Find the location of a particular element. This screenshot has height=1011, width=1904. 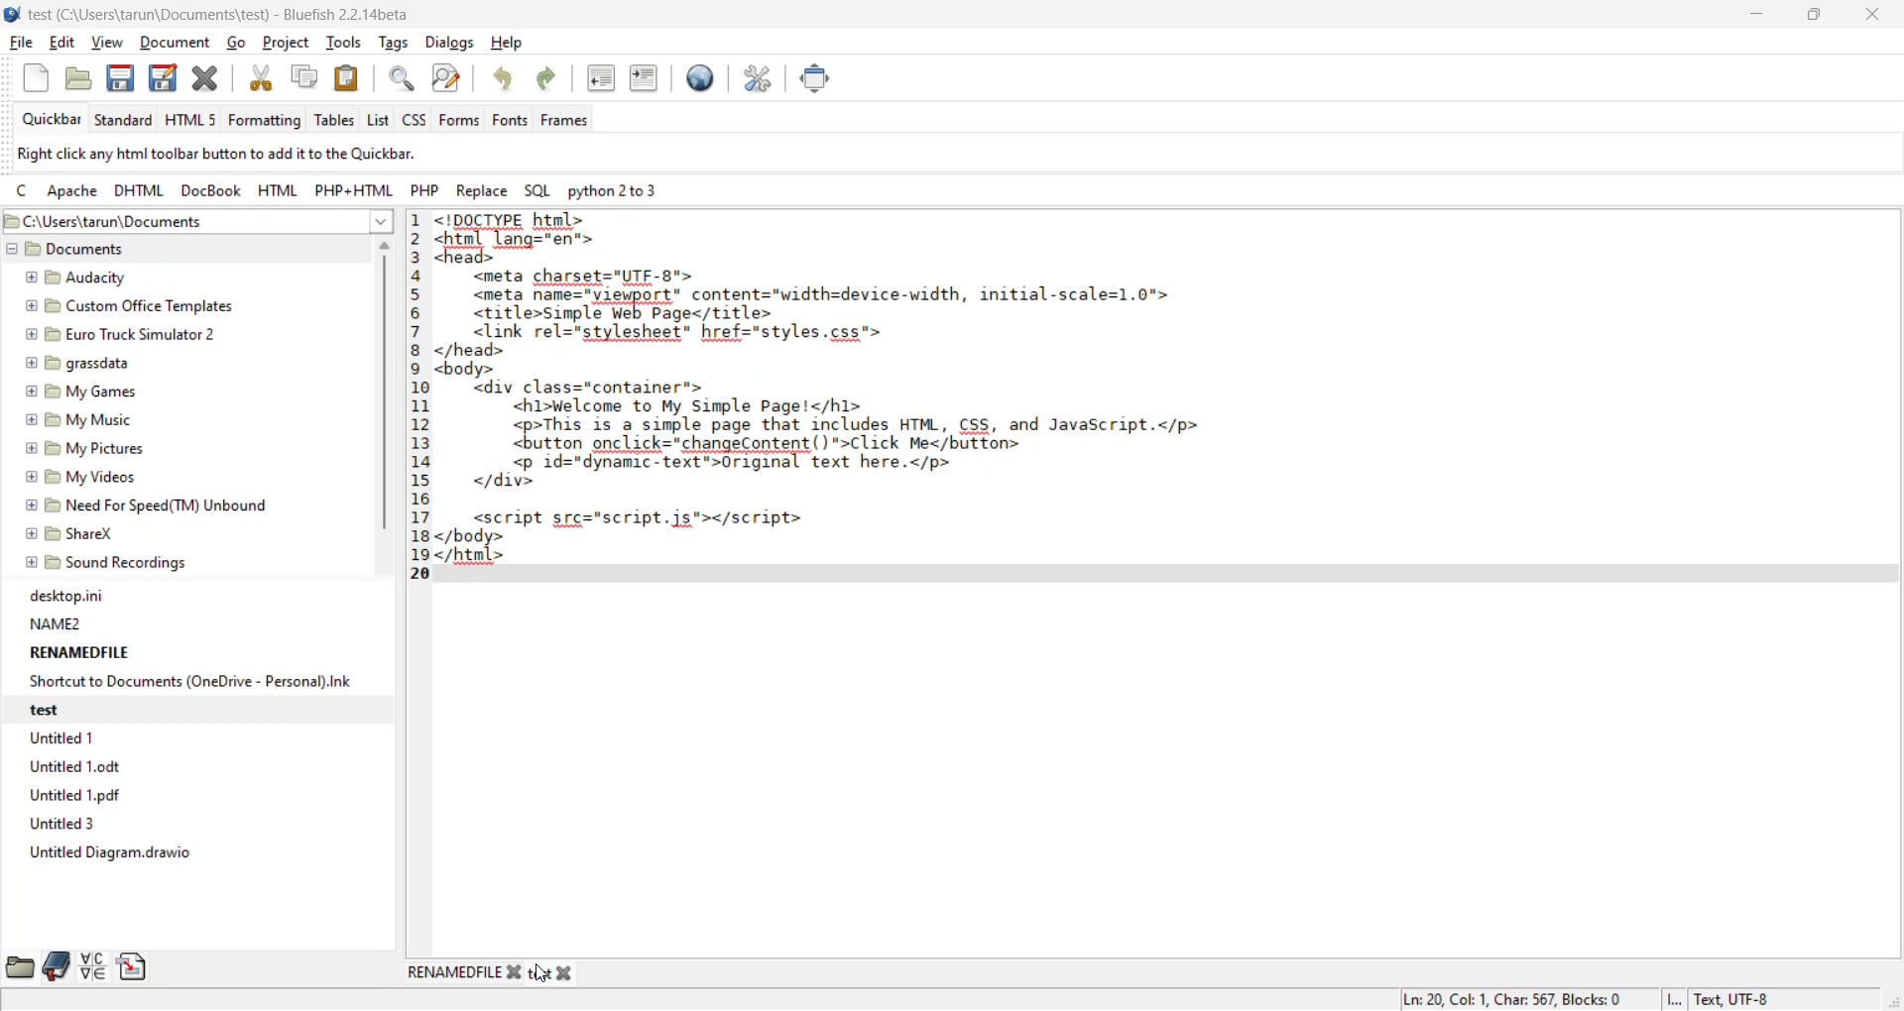

cut is located at coordinates (261, 80).